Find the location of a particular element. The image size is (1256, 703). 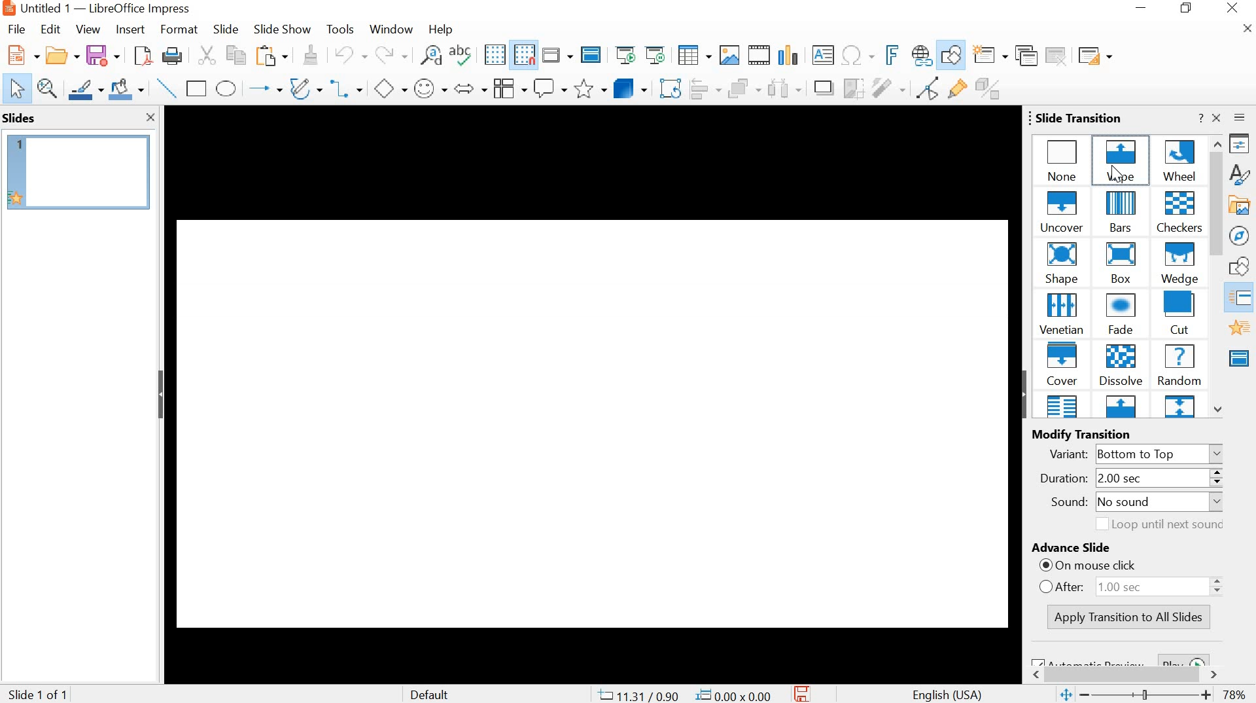

Advance slide transition is located at coordinates (1130, 549).